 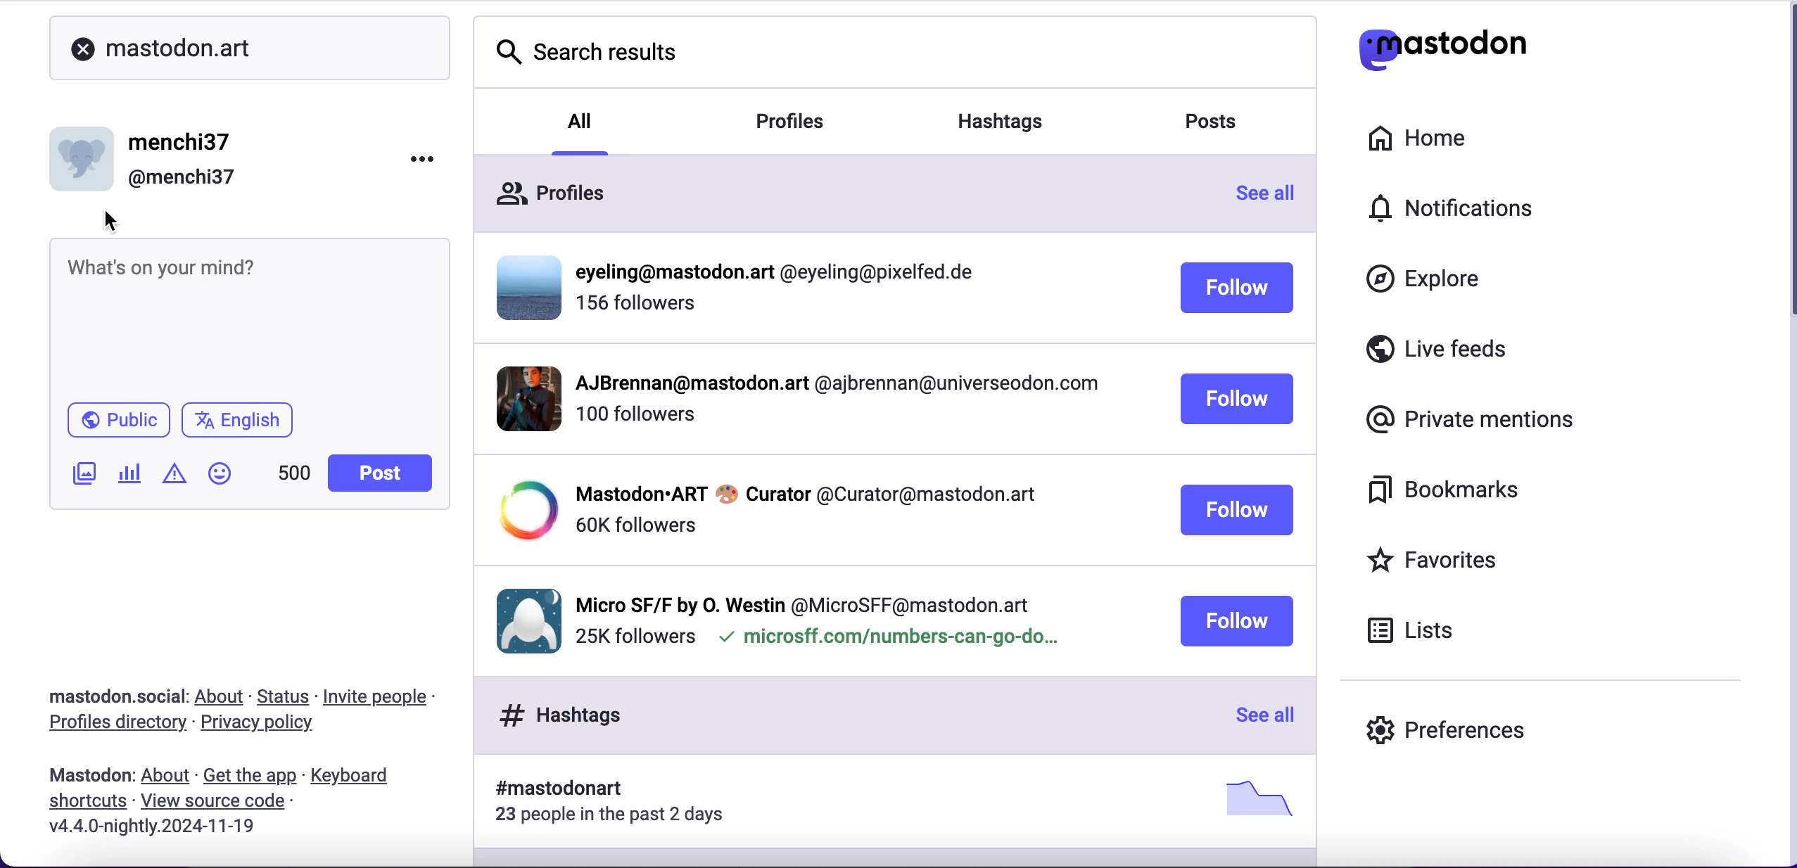 What do you see at coordinates (177, 476) in the screenshot?
I see `add warning` at bounding box center [177, 476].